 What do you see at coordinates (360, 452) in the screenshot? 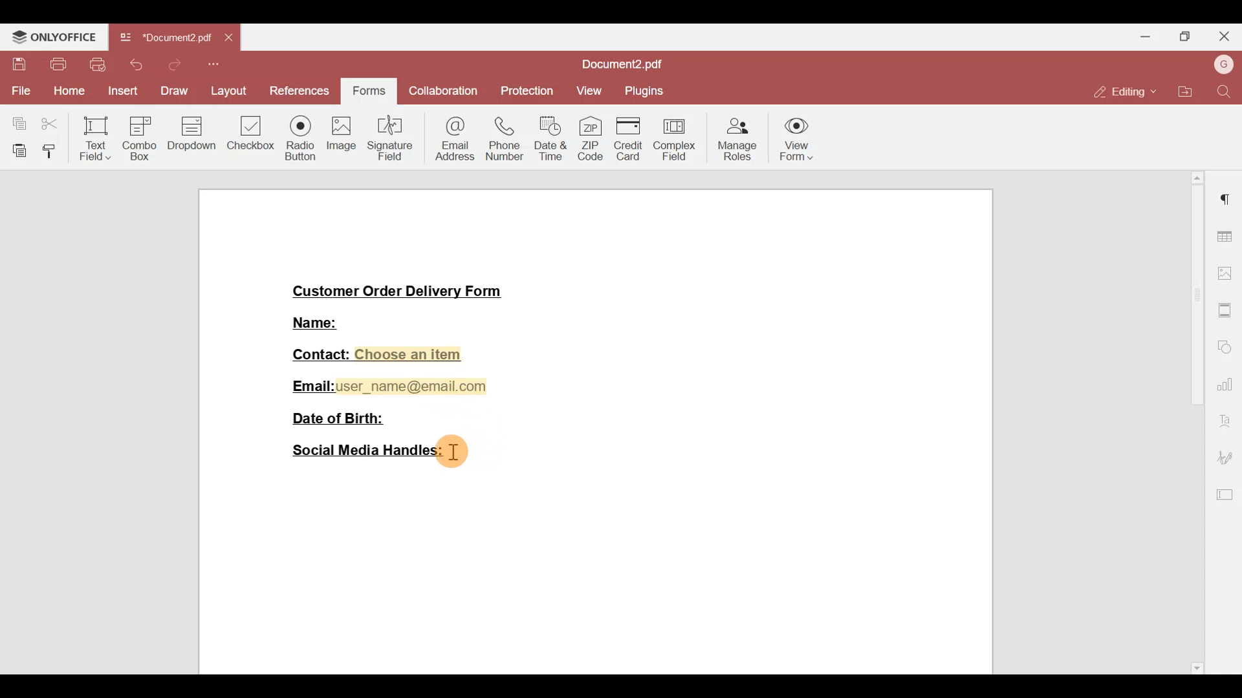
I see `Social Media Handles` at bounding box center [360, 452].